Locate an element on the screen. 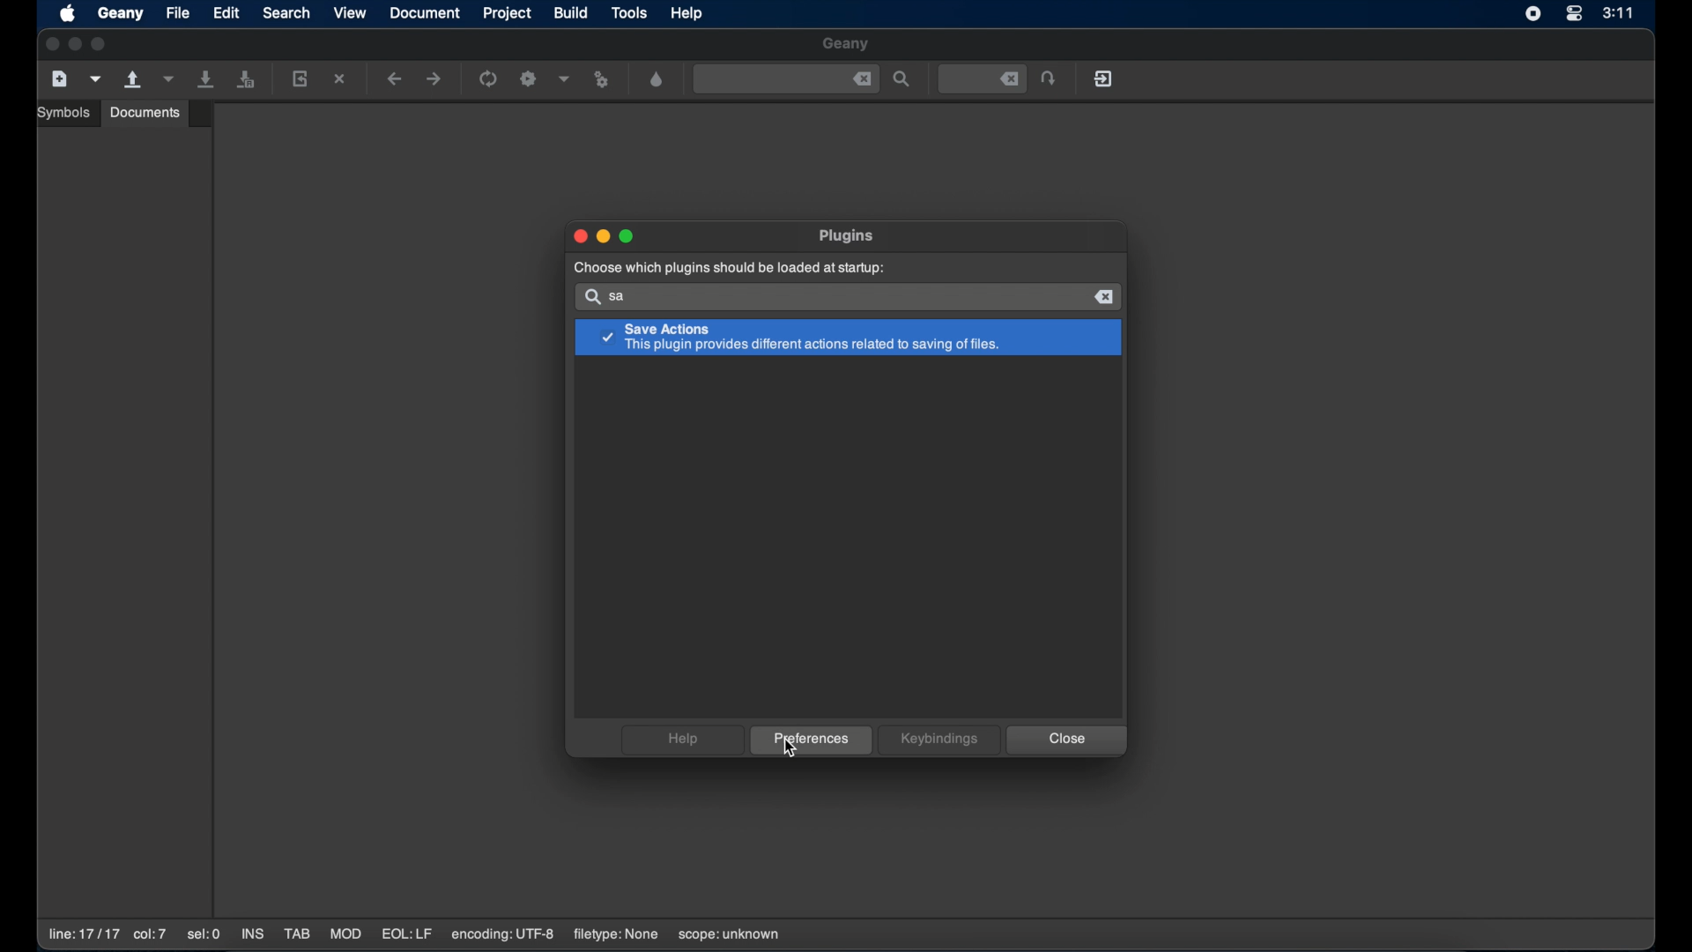 This screenshot has width=1692, height=952. close is located at coordinates (863, 79).